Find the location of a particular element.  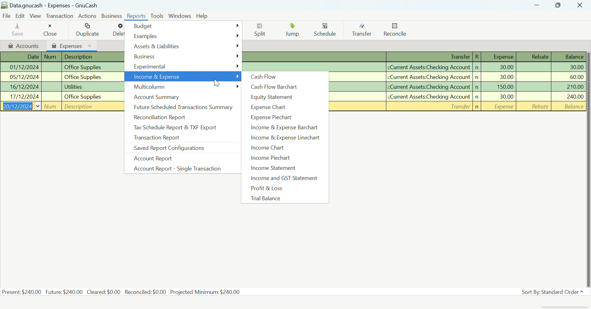

Office Supplies Transaction is located at coordinates (60, 68).